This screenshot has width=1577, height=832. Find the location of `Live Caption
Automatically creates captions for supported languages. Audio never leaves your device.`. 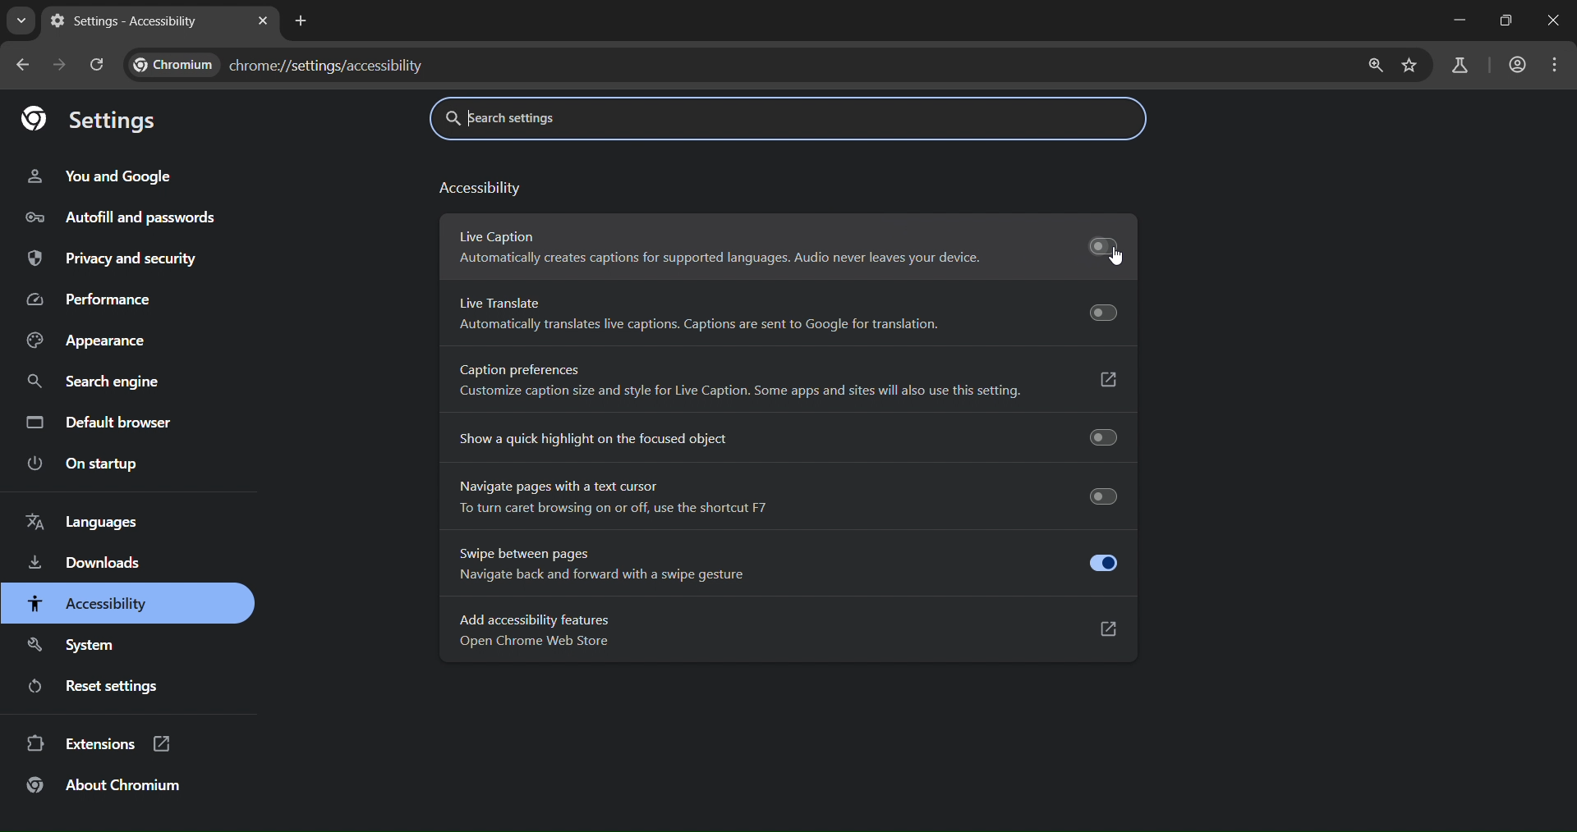

Live Caption
Automatically creates captions for supported languages. Audio never leaves your device. is located at coordinates (785, 245).